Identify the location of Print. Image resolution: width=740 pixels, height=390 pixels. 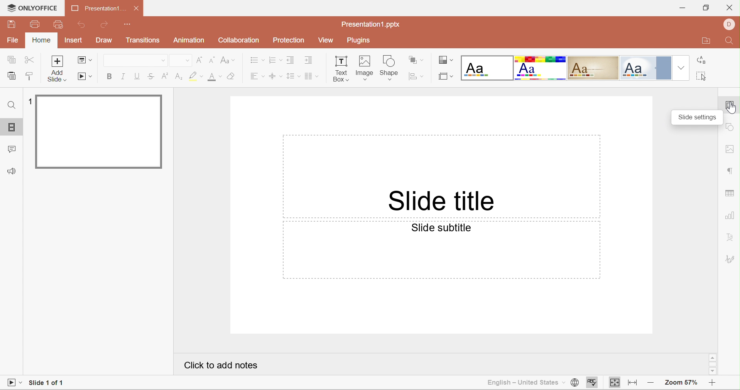
(34, 25).